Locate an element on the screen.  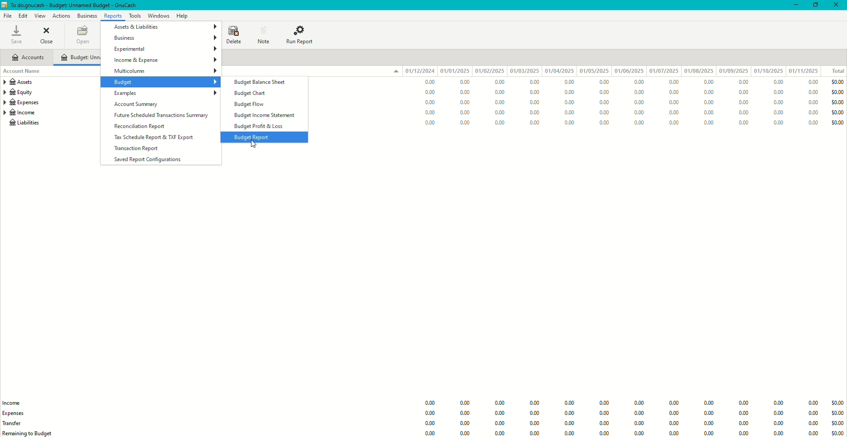
0.00 is located at coordinates (812, 124).